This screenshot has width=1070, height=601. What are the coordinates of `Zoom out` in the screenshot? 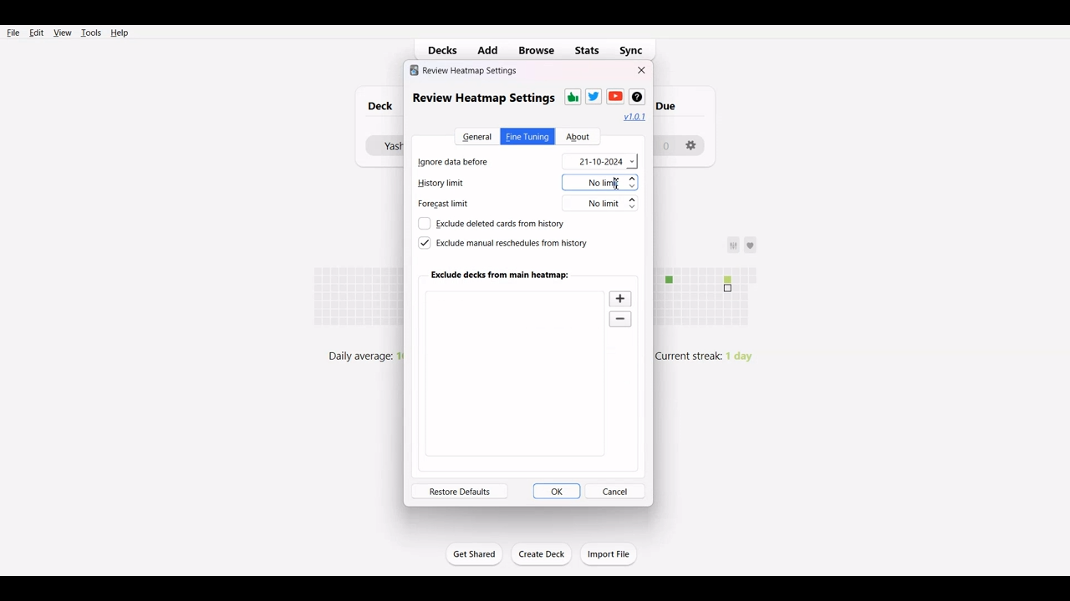 It's located at (622, 321).